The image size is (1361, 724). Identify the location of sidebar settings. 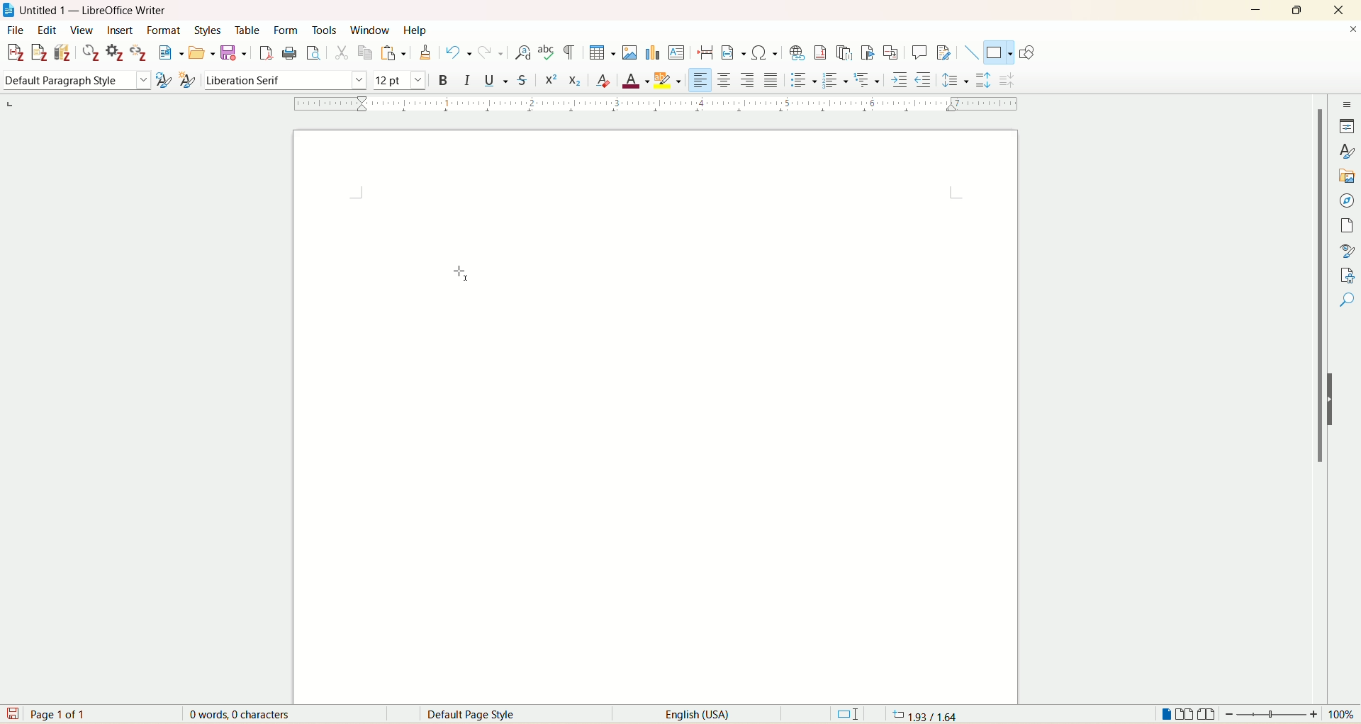
(1348, 103).